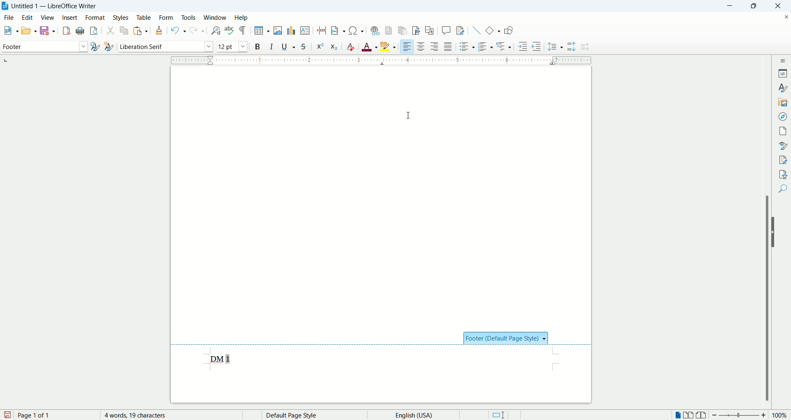  I want to click on scroll bar, so click(768, 231).